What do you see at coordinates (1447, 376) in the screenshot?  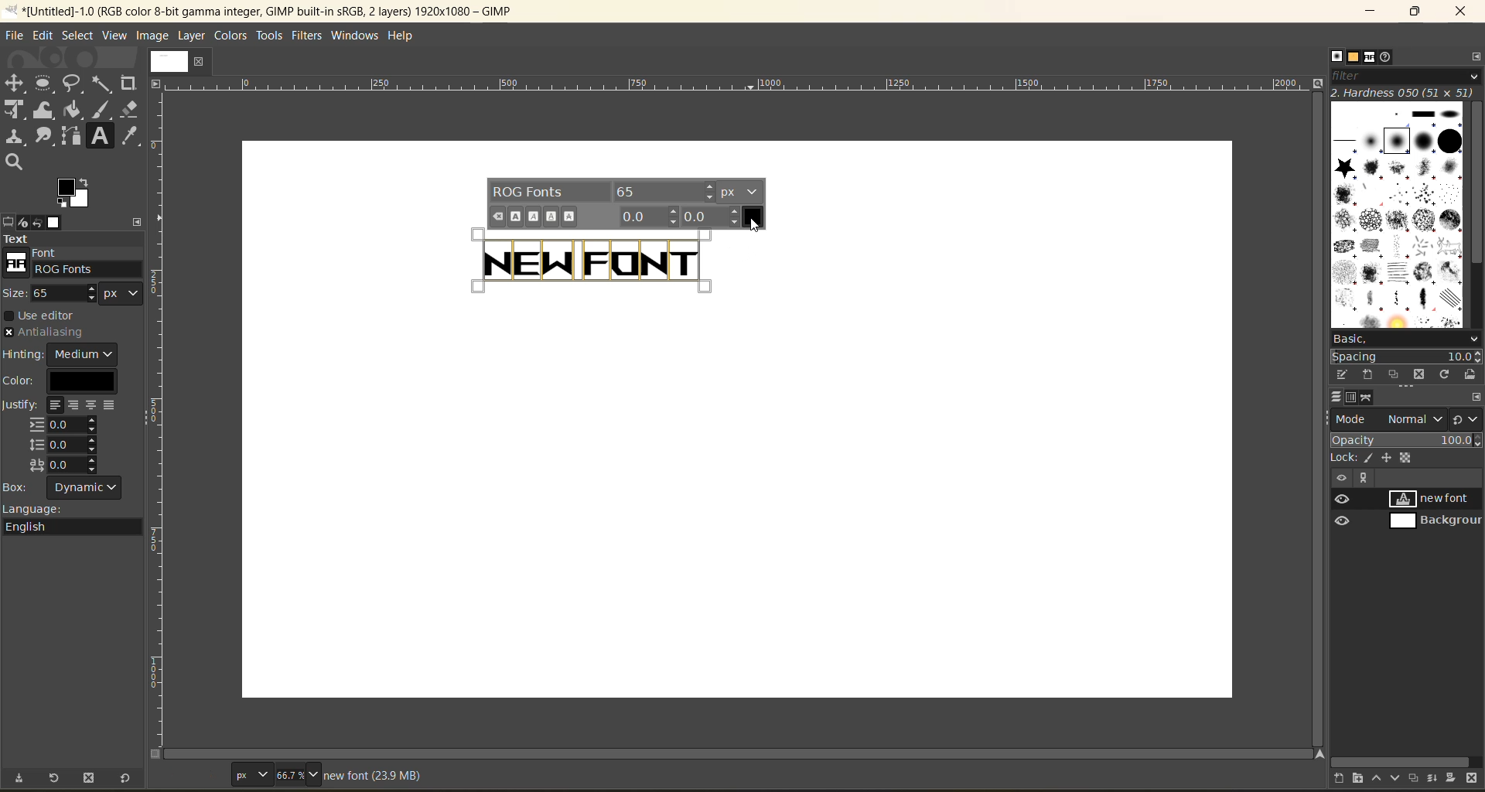 I see `refresh brushes` at bounding box center [1447, 376].